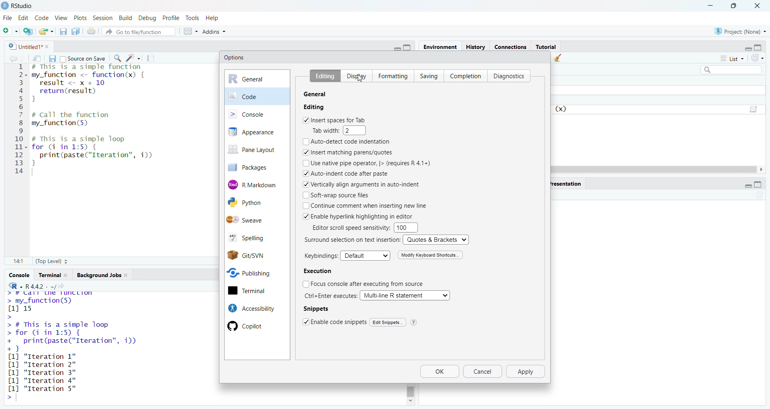 This screenshot has height=409, width=770. I want to click on maximize, so click(762, 46).